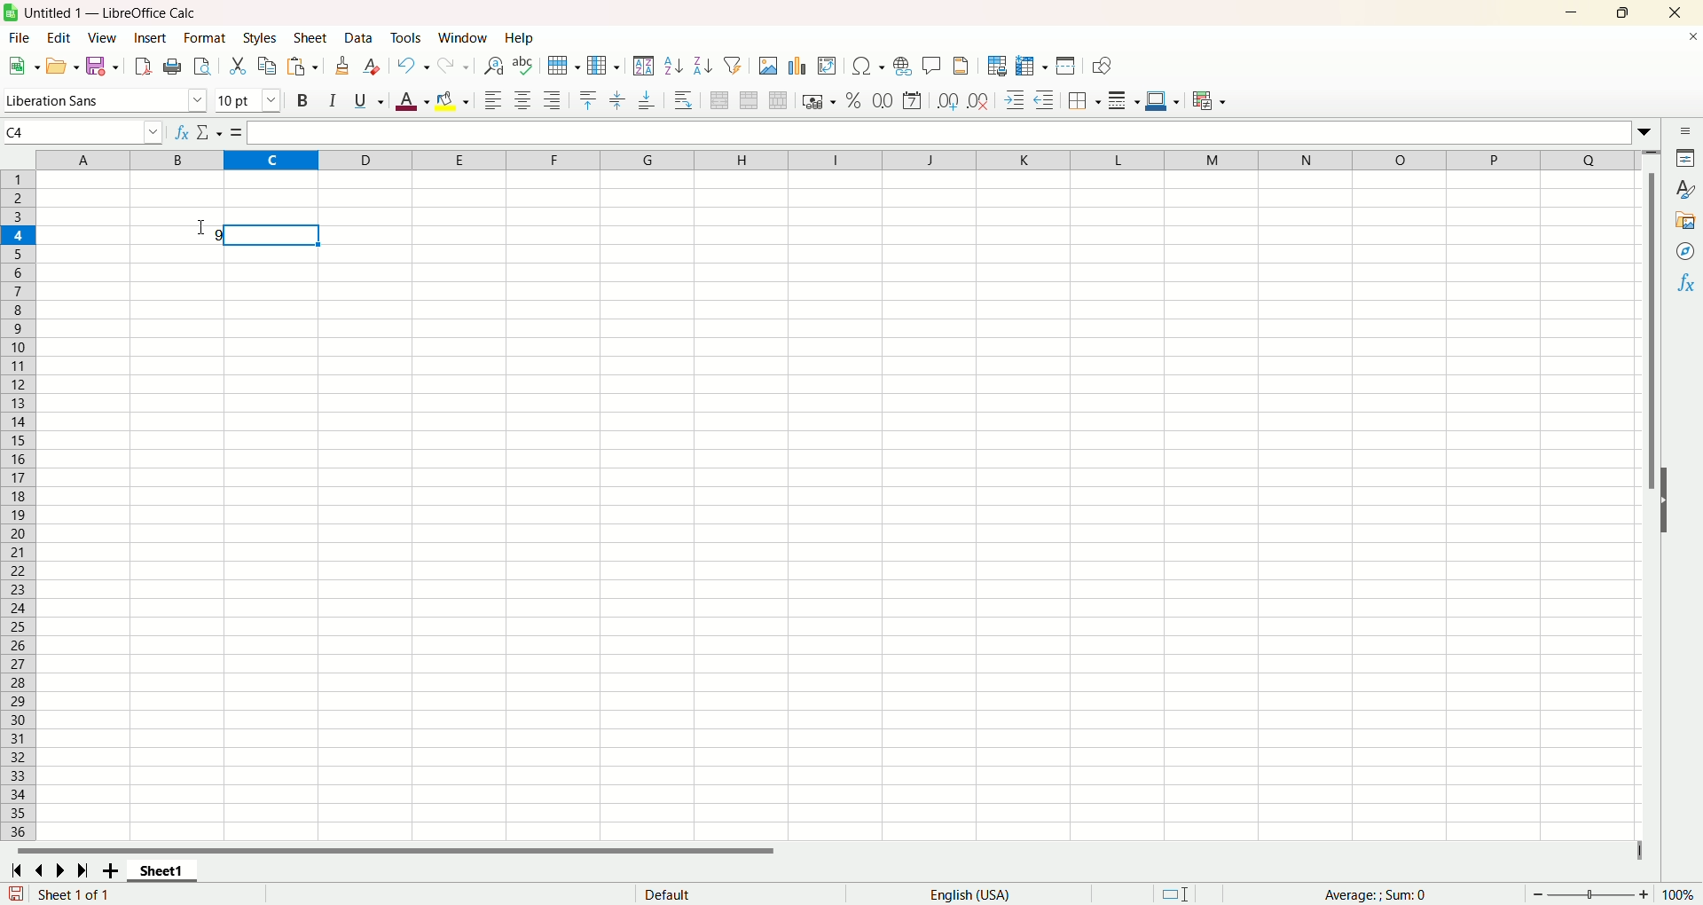 The height and width of the screenshot is (905, 1703). What do you see at coordinates (169, 871) in the screenshot?
I see `sheet name` at bounding box center [169, 871].